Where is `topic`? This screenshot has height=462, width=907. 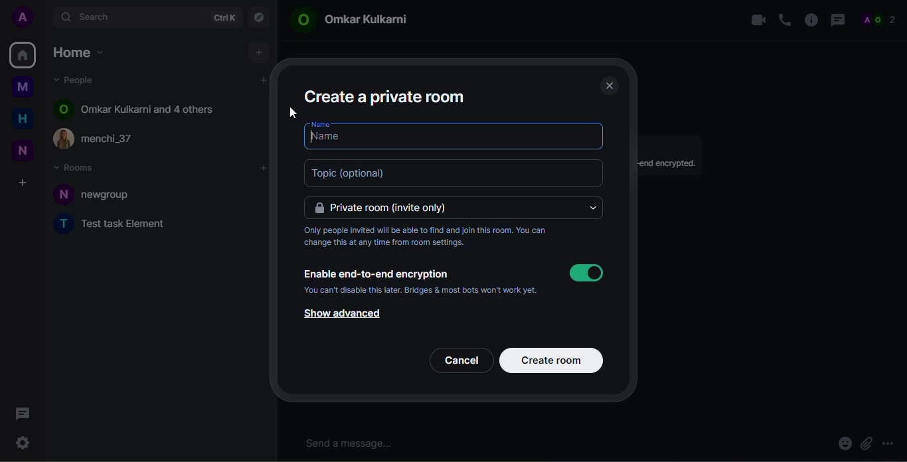
topic is located at coordinates (369, 173).